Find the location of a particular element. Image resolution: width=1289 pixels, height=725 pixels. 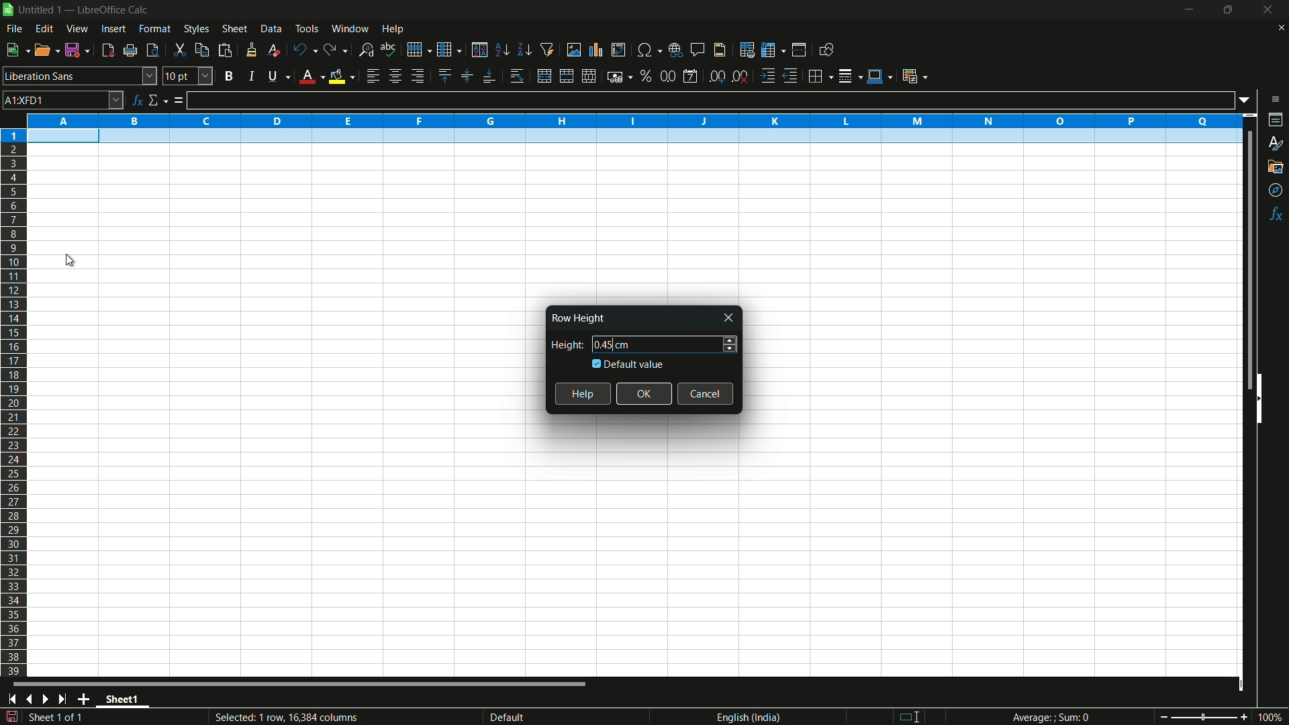

center vertically is located at coordinates (465, 77).